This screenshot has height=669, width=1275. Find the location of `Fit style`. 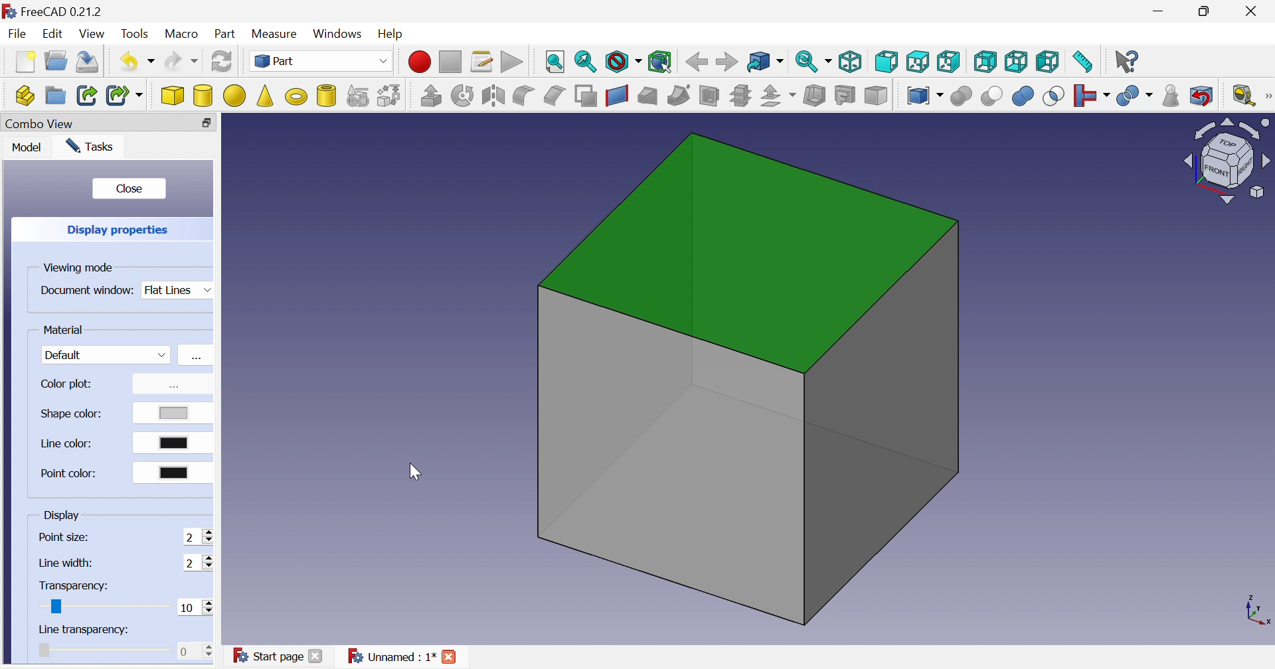

Fit style is located at coordinates (556, 62).